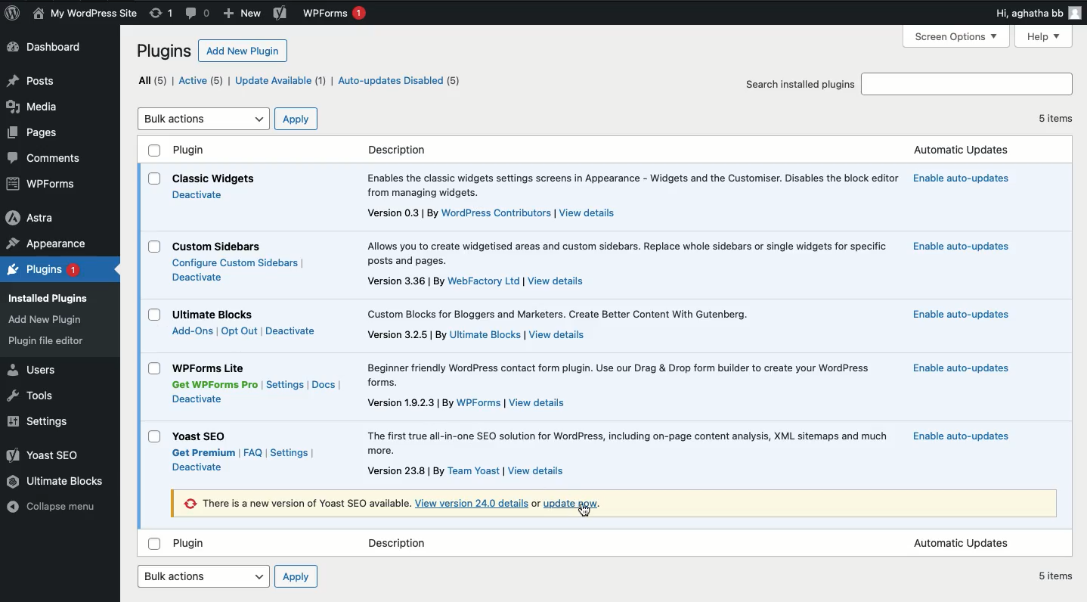 The height and width of the screenshot is (602, 1087). What do you see at coordinates (204, 437) in the screenshot?
I see `Plugin` at bounding box center [204, 437].